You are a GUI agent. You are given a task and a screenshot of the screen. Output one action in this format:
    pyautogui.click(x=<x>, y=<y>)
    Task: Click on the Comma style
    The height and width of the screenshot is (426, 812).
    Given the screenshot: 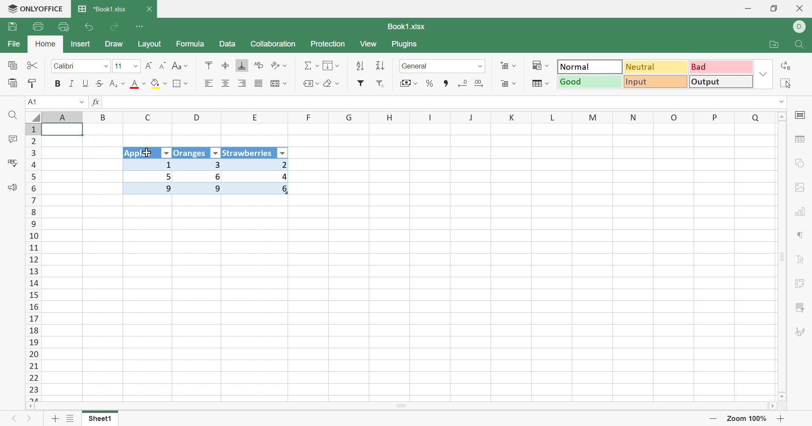 What is the action you would take?
    pyautogui.click(x=446, y=82)
    